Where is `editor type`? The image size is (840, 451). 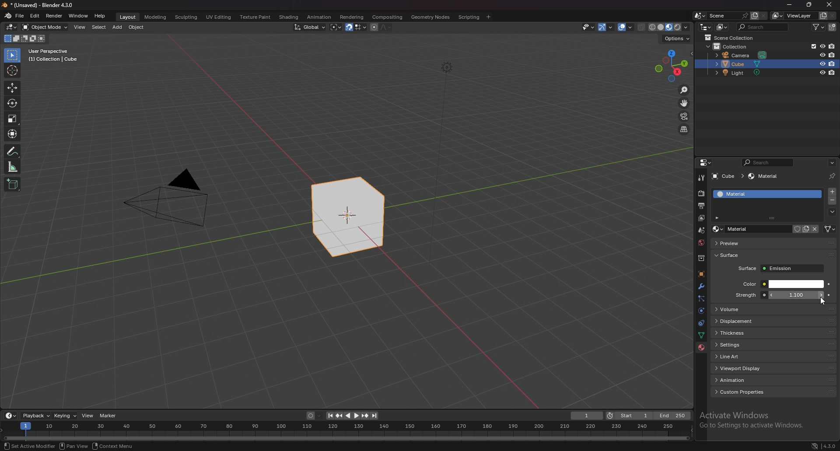 editor type is located at coordinates (10, 416).